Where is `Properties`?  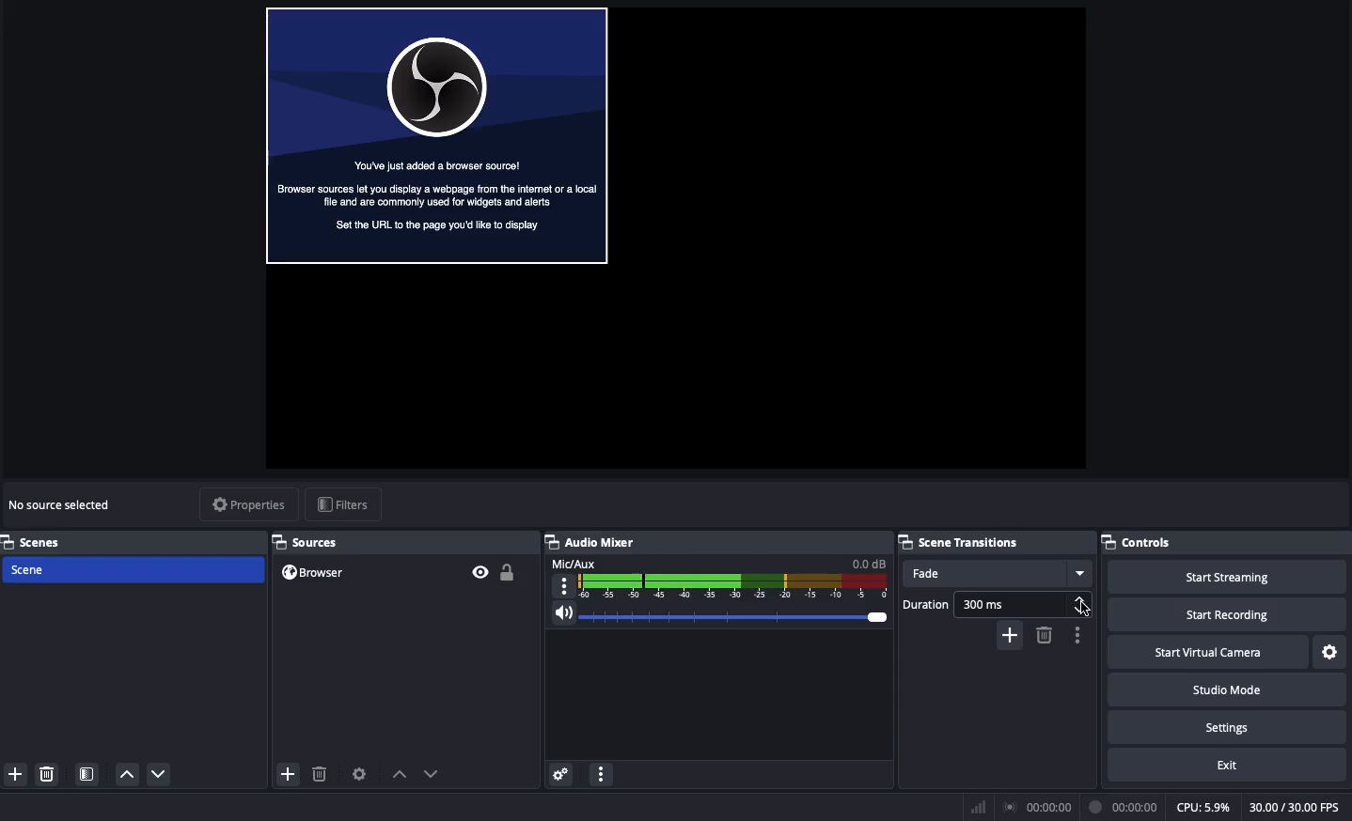 Properties is located at coordinates (246, 504).